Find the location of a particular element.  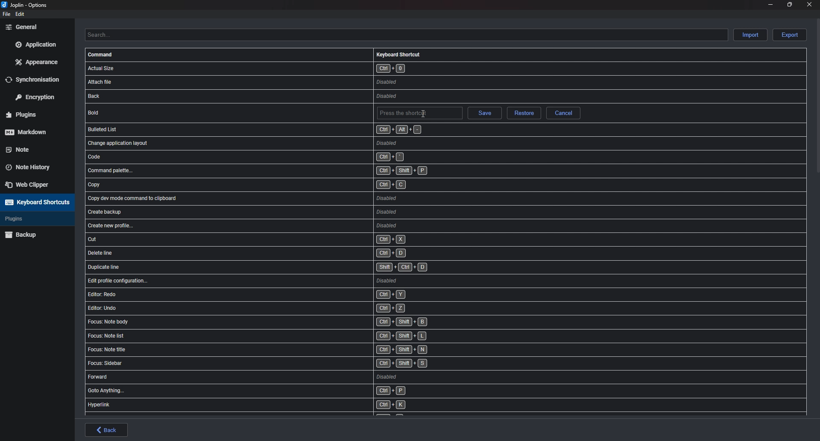

Back up is located at coordinates (35, 234).